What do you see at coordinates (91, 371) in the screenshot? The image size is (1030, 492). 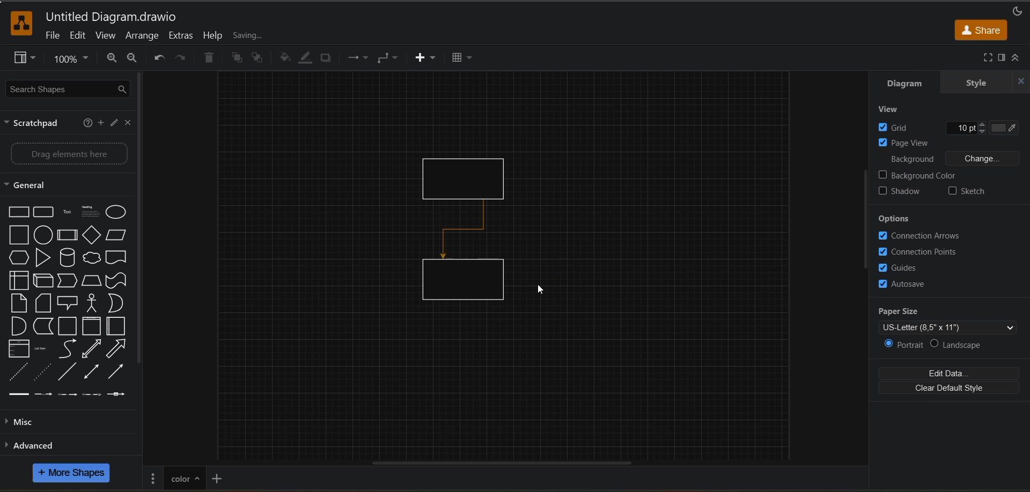 I see `Bidirectional Arrow` at bounding box center [91, 371].